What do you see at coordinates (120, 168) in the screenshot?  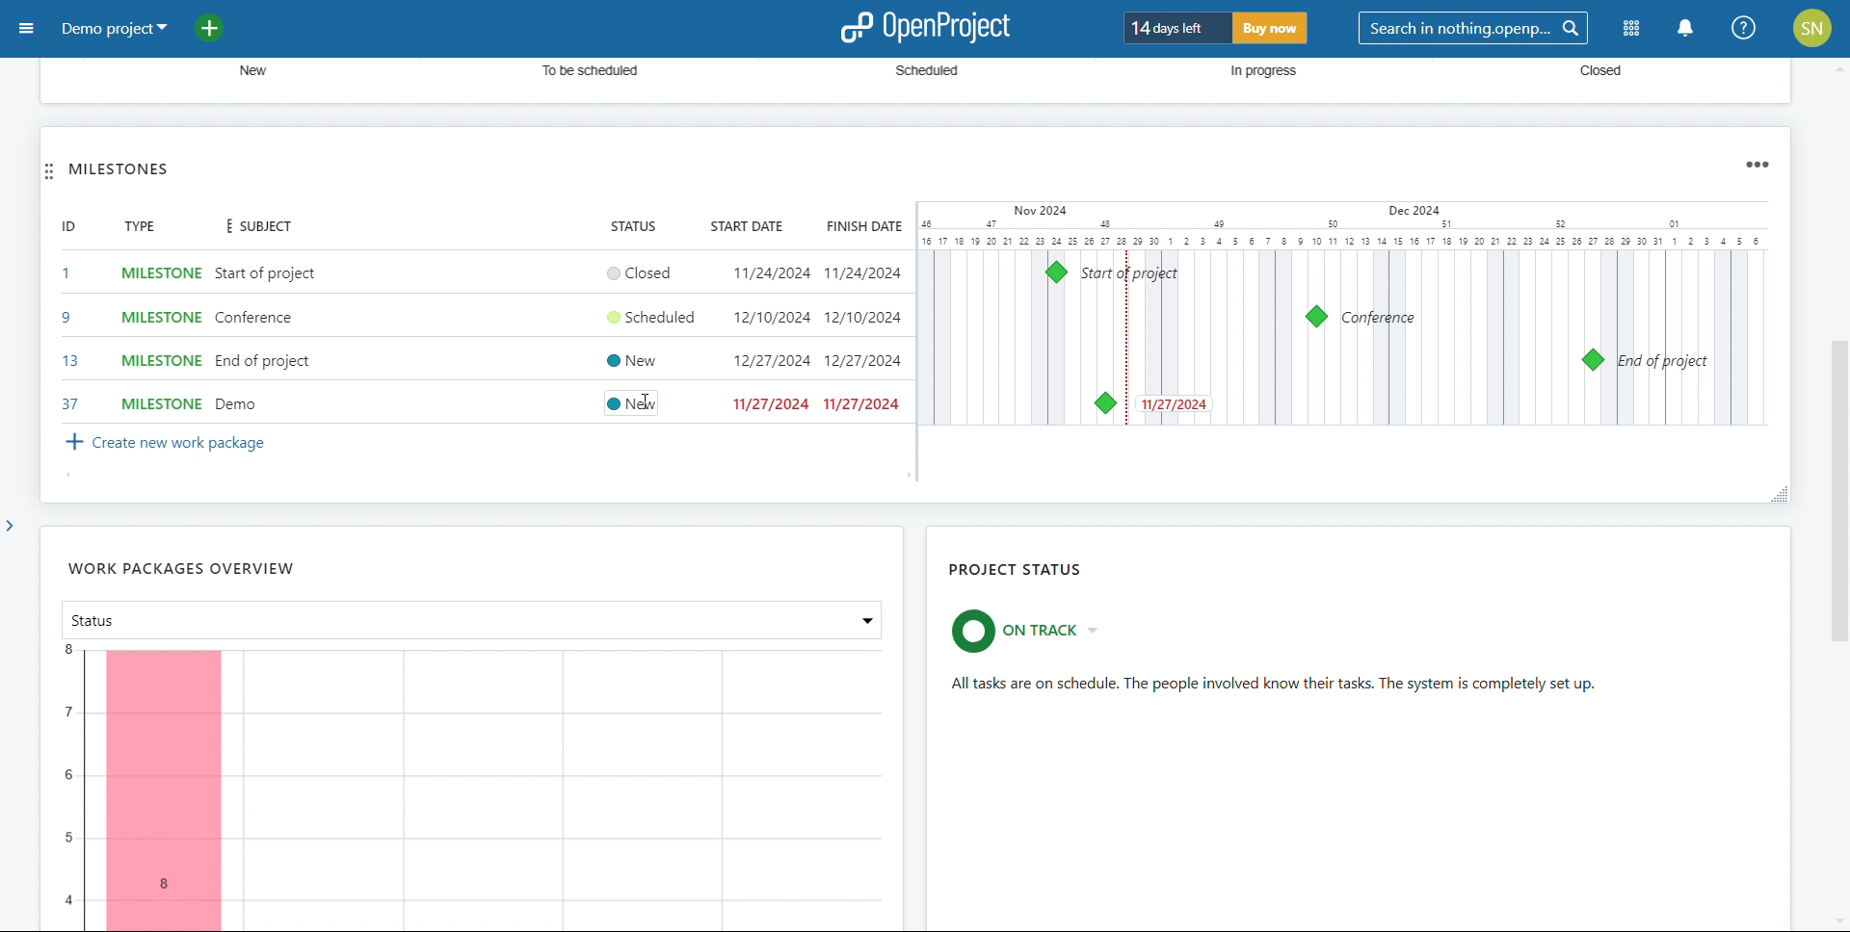 I see `milestones` at bounding box center [120, 168].